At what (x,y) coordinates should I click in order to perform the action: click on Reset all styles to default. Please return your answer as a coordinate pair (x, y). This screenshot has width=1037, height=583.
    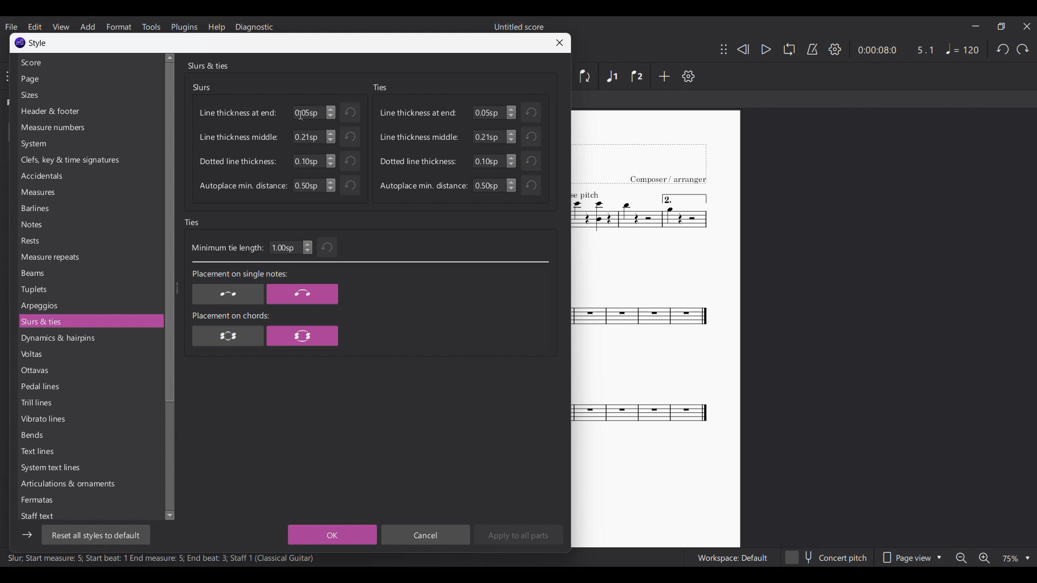
    Looking at the image, I should click on (95, 535).